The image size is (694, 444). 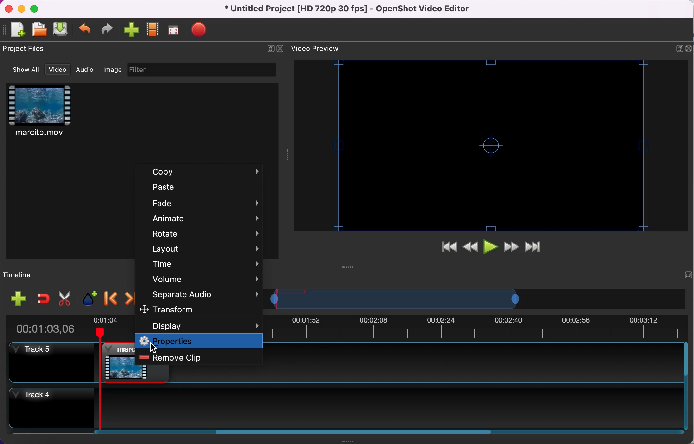 I want to click on clip duration, so click(x=64, y=328).